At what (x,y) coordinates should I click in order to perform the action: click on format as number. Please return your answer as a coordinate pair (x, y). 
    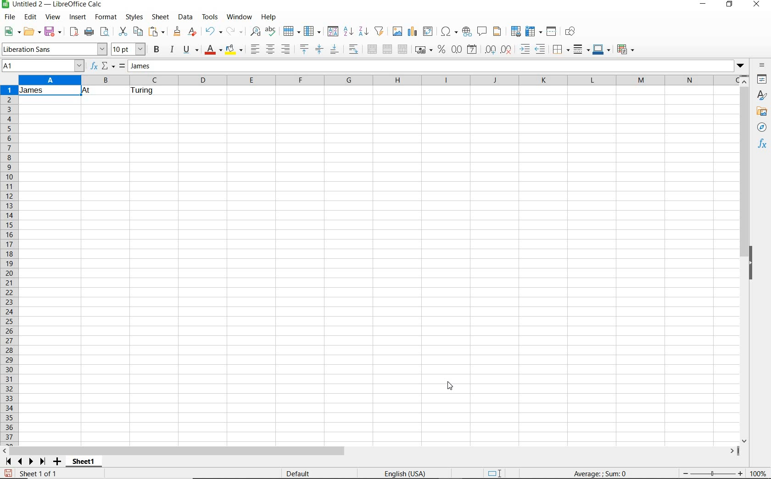
    Looking at the image, I should click on (457, 50).